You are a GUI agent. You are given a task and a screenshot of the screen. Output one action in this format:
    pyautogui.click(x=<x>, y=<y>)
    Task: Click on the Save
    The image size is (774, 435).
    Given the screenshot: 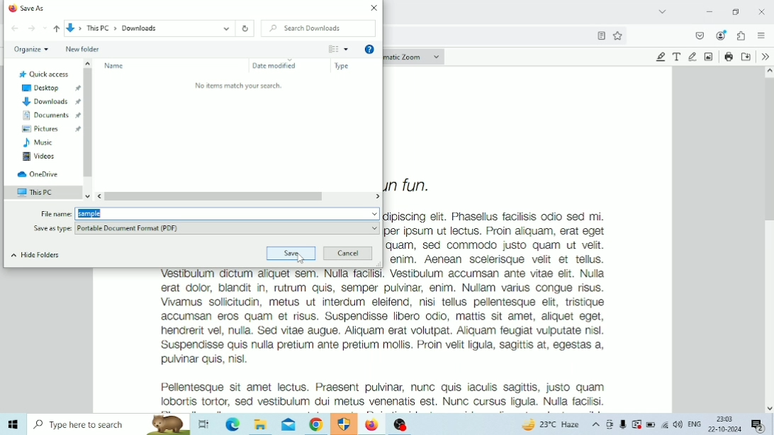 What is the action you would take?
    pyautogui.click(x=746, y=57)
    